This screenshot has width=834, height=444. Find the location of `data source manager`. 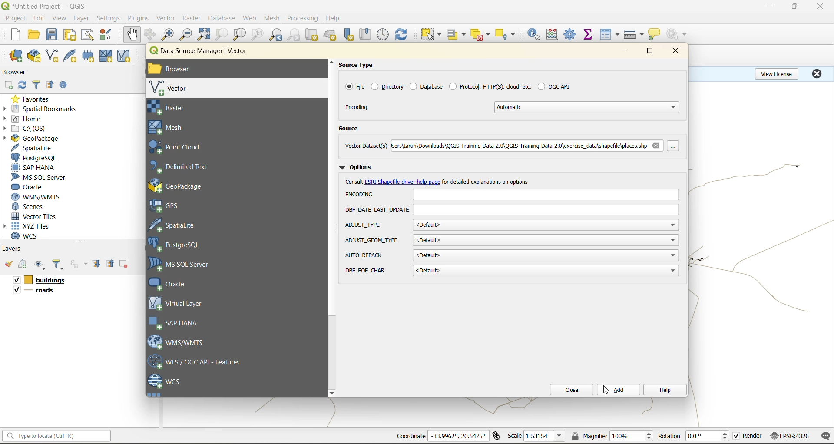

data source manager is located at coordinates (205, 53).